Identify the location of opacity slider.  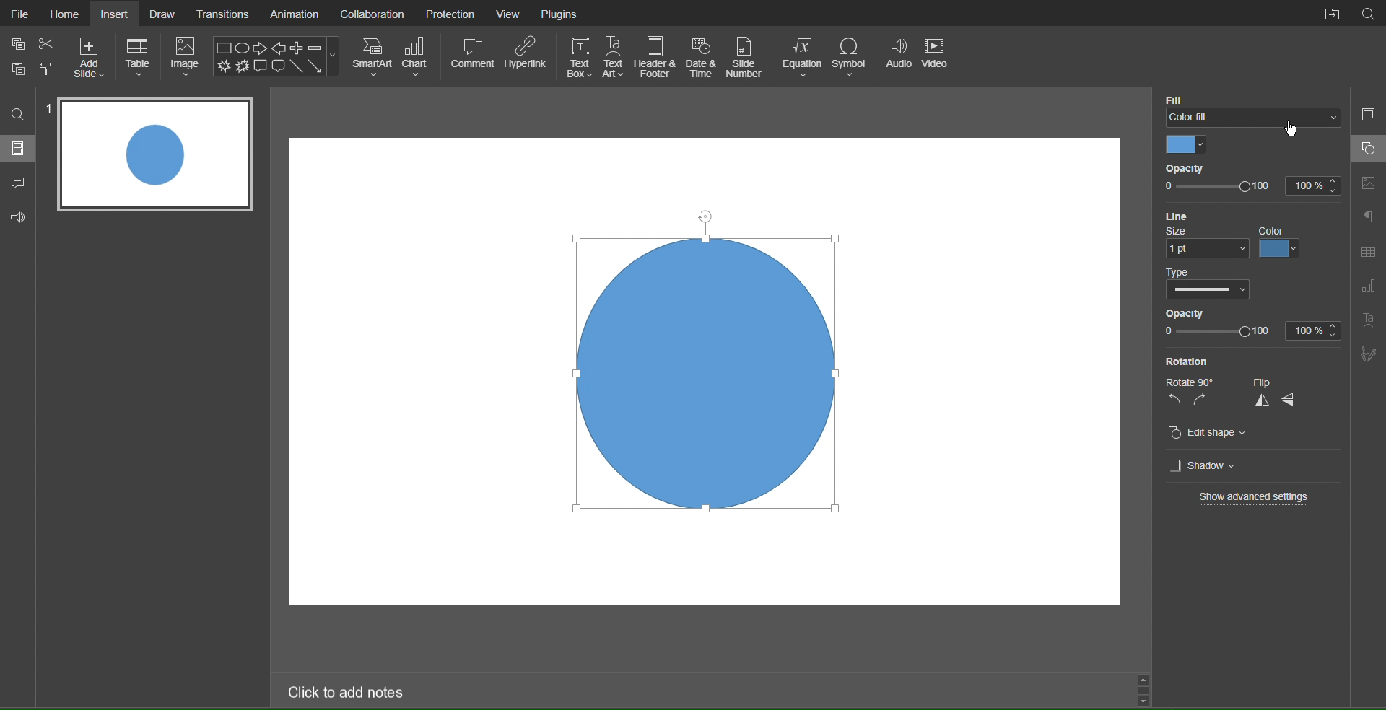
(1216, 331).